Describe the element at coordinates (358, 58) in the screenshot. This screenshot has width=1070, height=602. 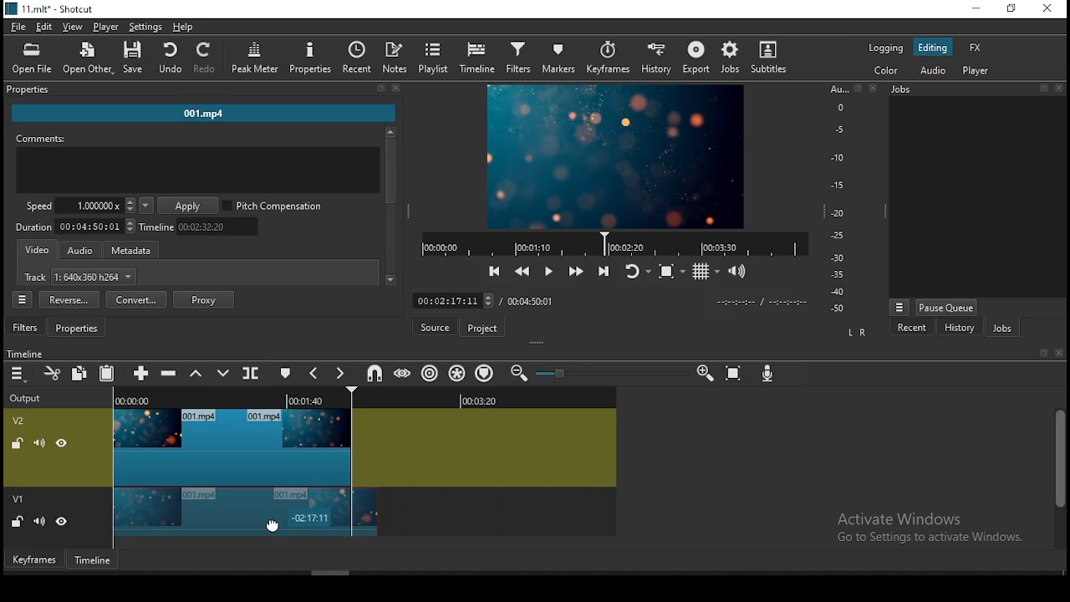
I see `recent` at that location.